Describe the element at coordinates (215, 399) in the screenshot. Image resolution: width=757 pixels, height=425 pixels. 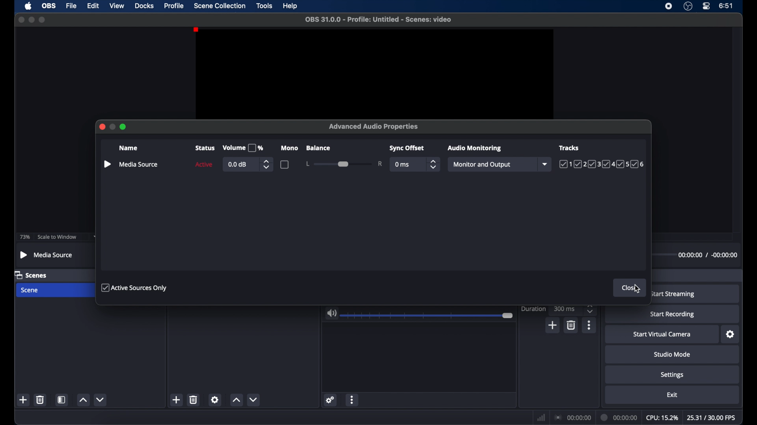
I see `settings` at that location.